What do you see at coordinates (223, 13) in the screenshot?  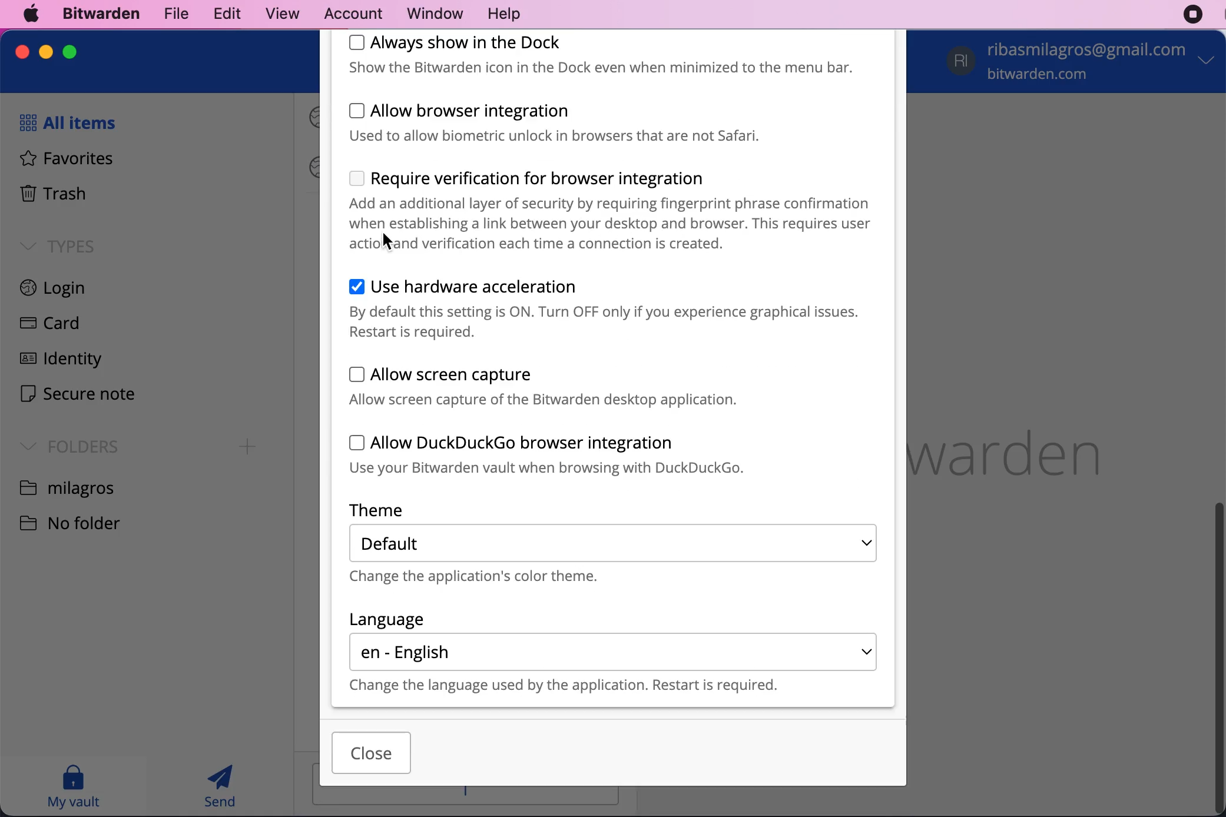 I see `edit` at bounding box center [223, 13].